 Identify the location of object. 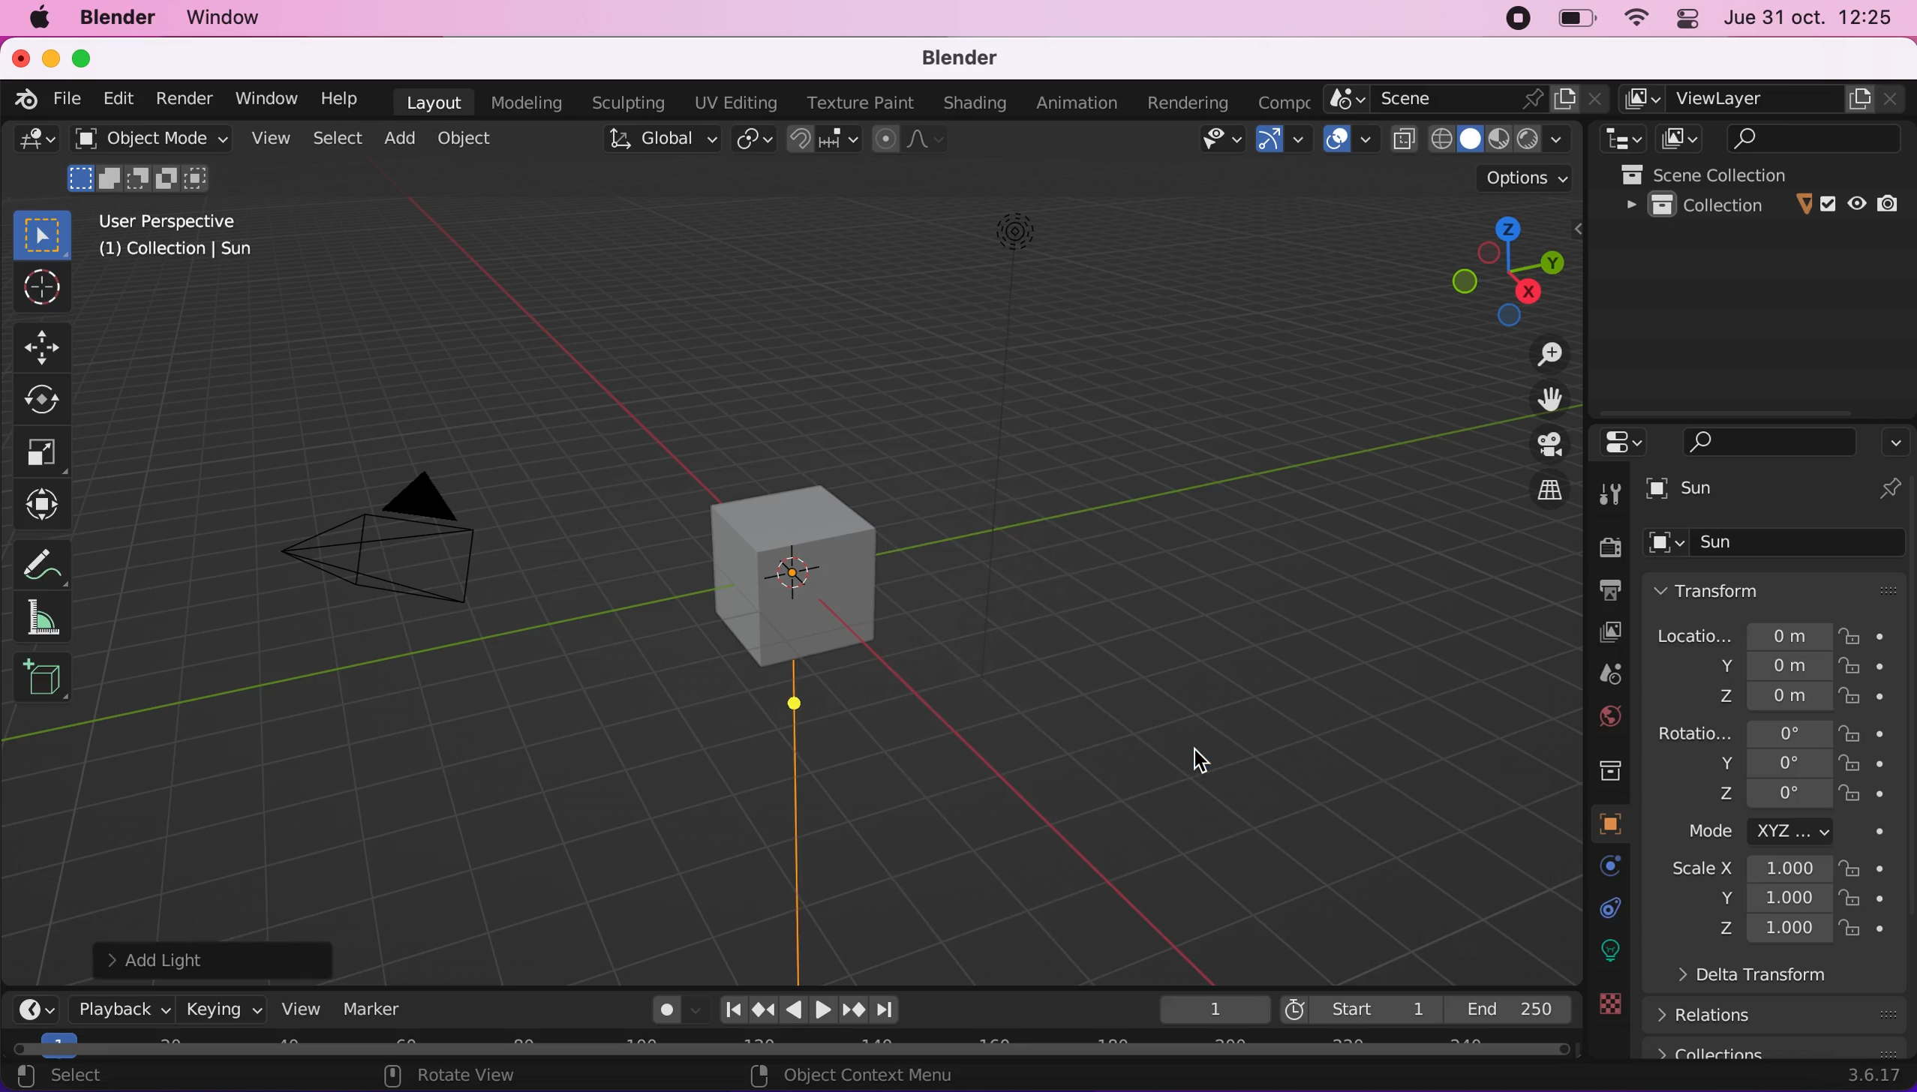
(465, 140).